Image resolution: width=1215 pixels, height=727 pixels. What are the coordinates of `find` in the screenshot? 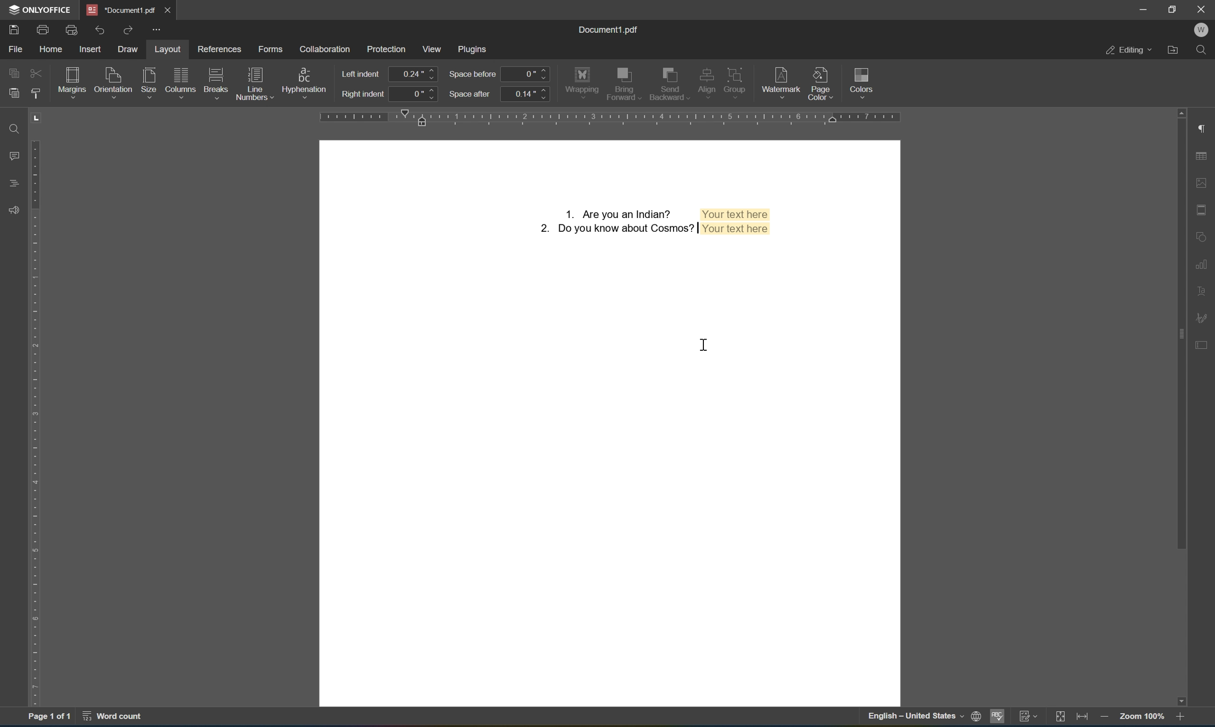 It's located at (1206, 50).